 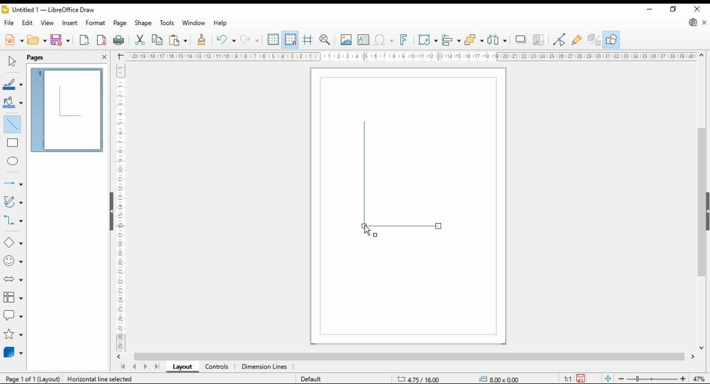 What do you see at coordinates (474, 39) in the screenshot?
I see `arrange` at bounding box center [474, 39].